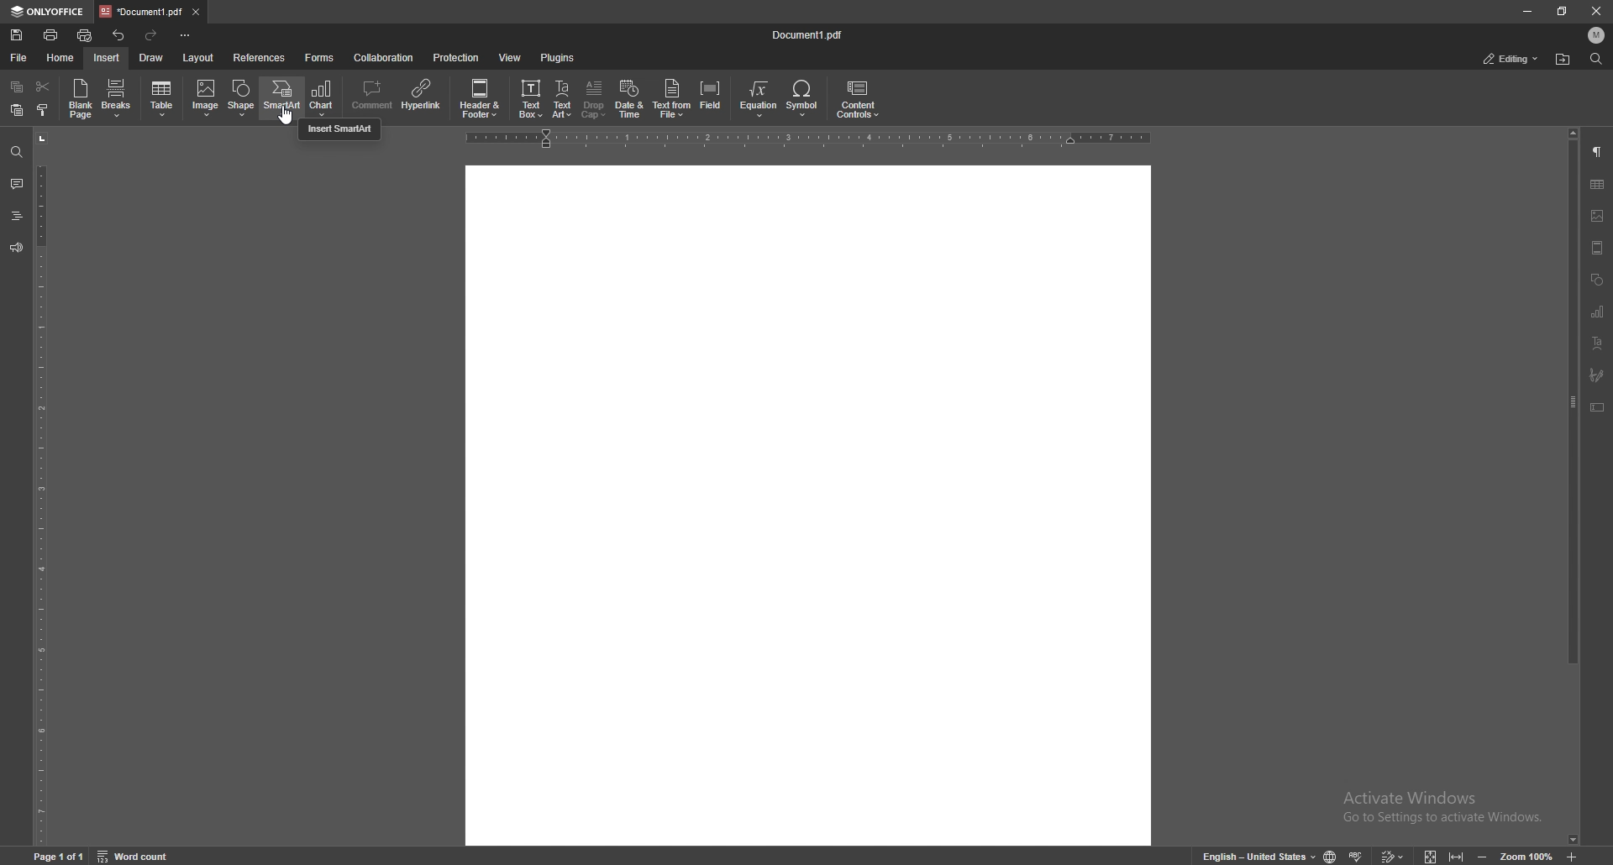 The image size is (1613, 865). Describe the element at coordinates (1598, 342) in the screenshot. I see `text art` at that location.